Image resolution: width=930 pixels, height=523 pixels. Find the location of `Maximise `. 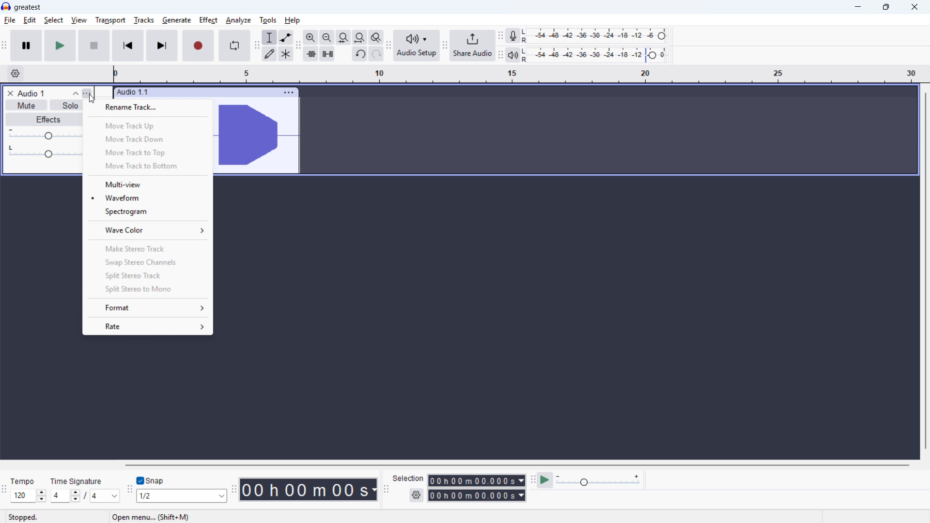

Maximise  is located at coordinates (885, 7).